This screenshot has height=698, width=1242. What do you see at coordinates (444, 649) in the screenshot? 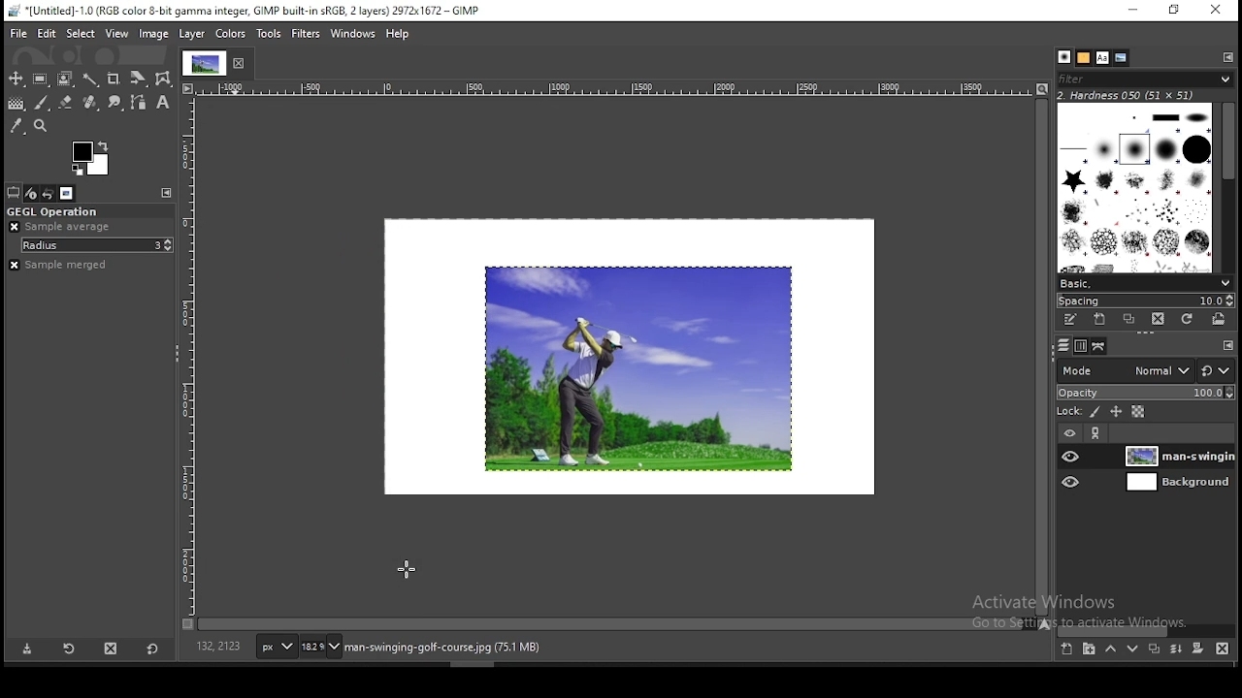
I see `man-swinging-golf-course.jpg (67.7 mb)` at bounding box center [444, 649].